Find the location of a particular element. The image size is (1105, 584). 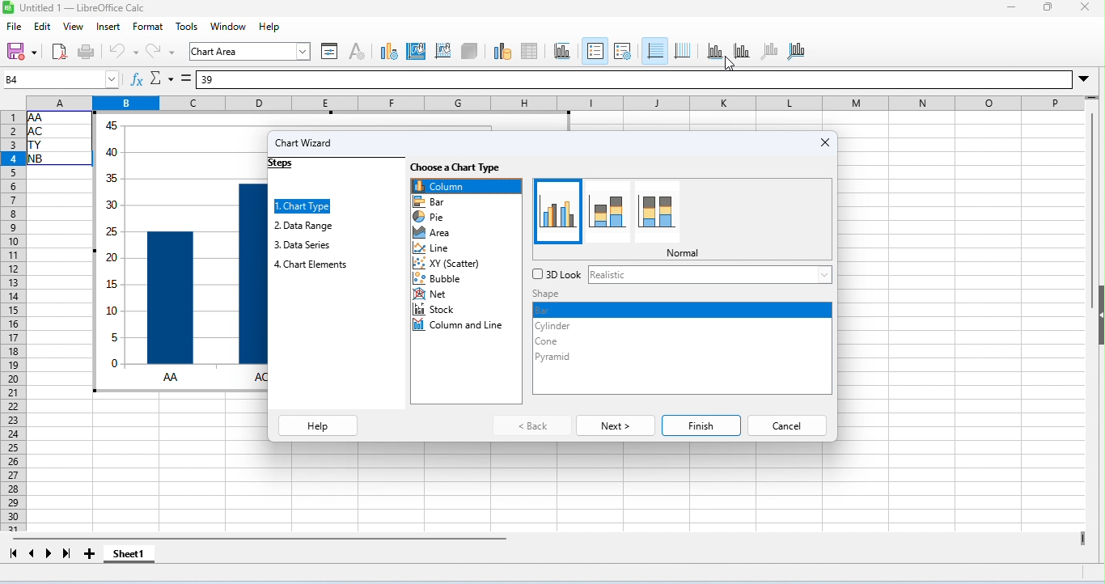

row numbers is located at coordinates (14, 322).